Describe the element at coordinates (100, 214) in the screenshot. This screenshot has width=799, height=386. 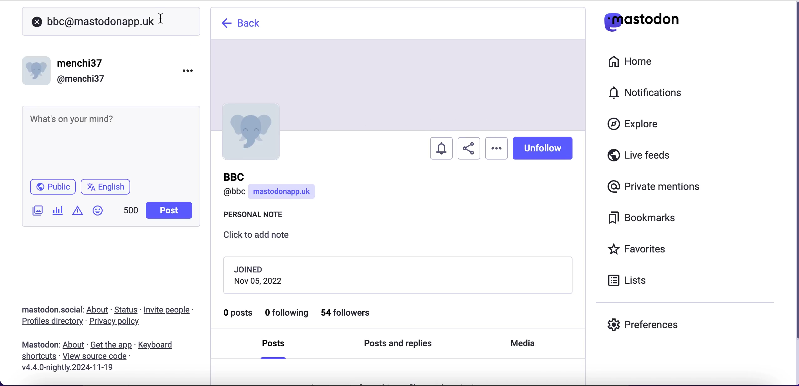
I see `emojis` at that location.